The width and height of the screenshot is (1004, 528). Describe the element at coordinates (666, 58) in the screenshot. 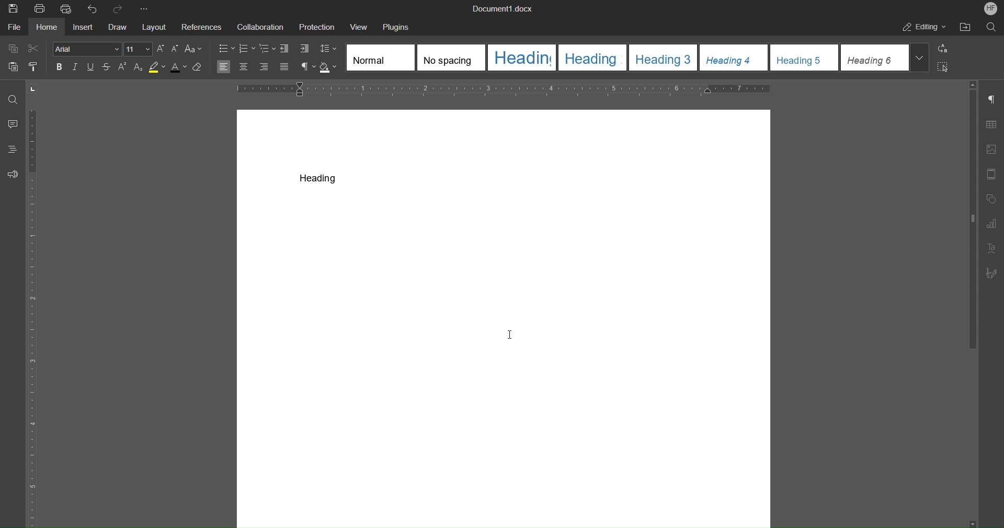

I see `Heading 3` at that location.